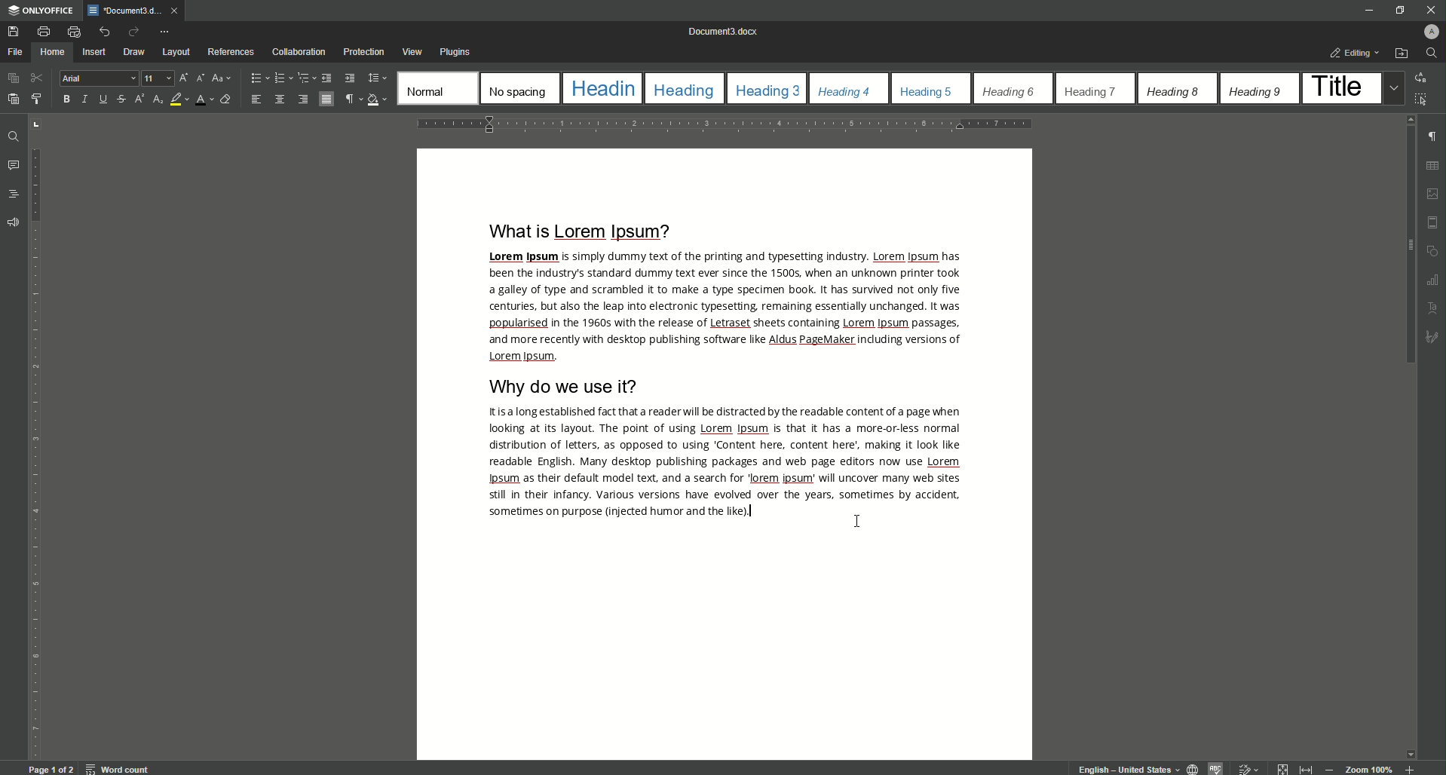  I want to click on Cut, so click(36, 77).